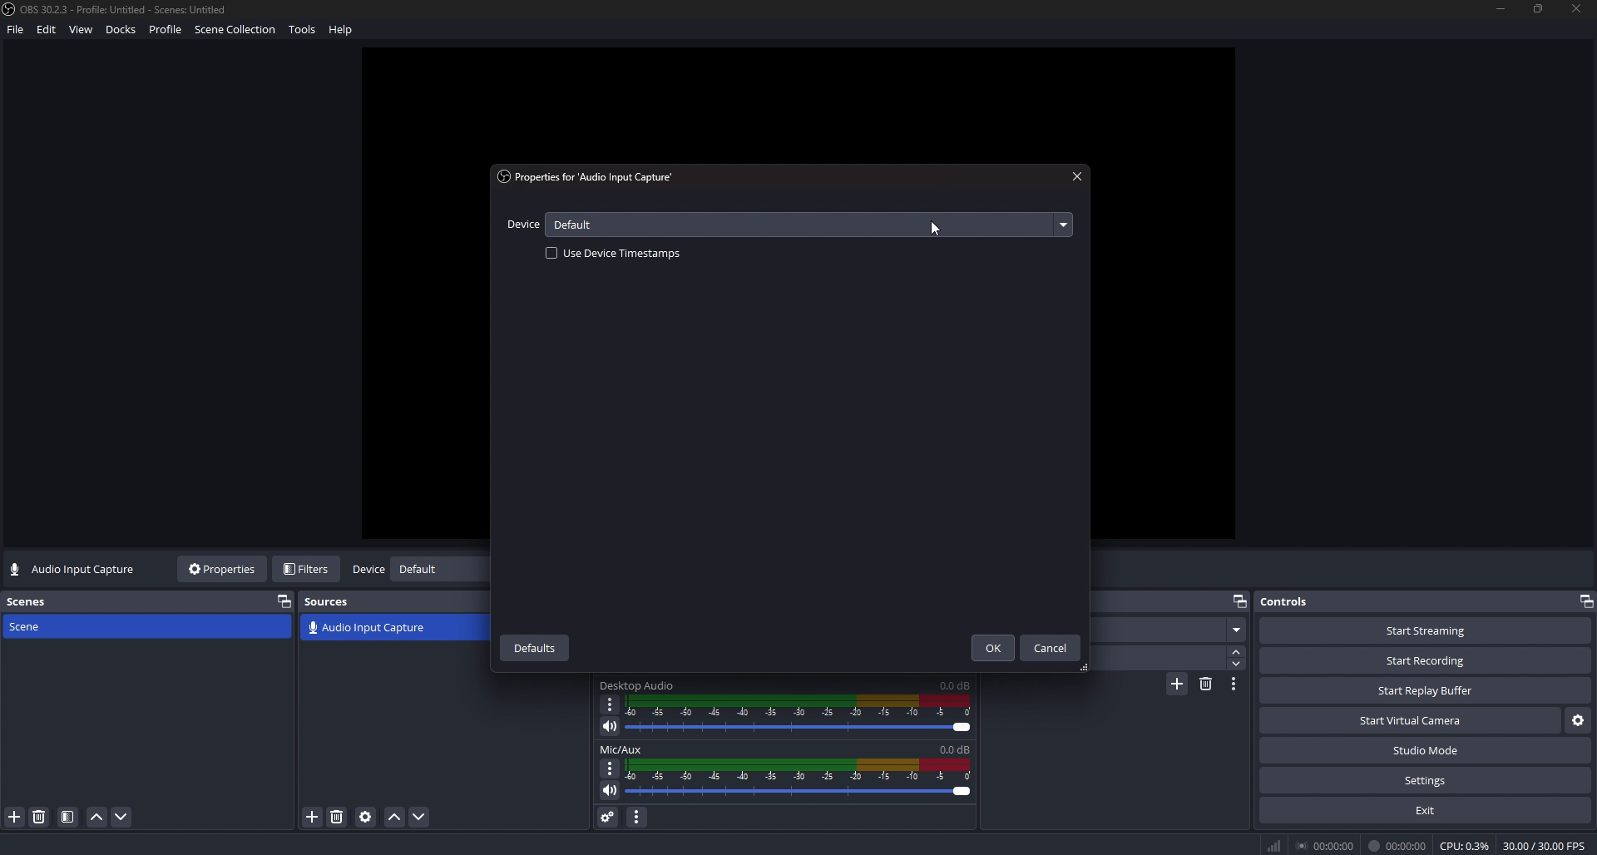 The width and height of the screenshot is (1597, 855). I want to click on device, so click(368, 571).